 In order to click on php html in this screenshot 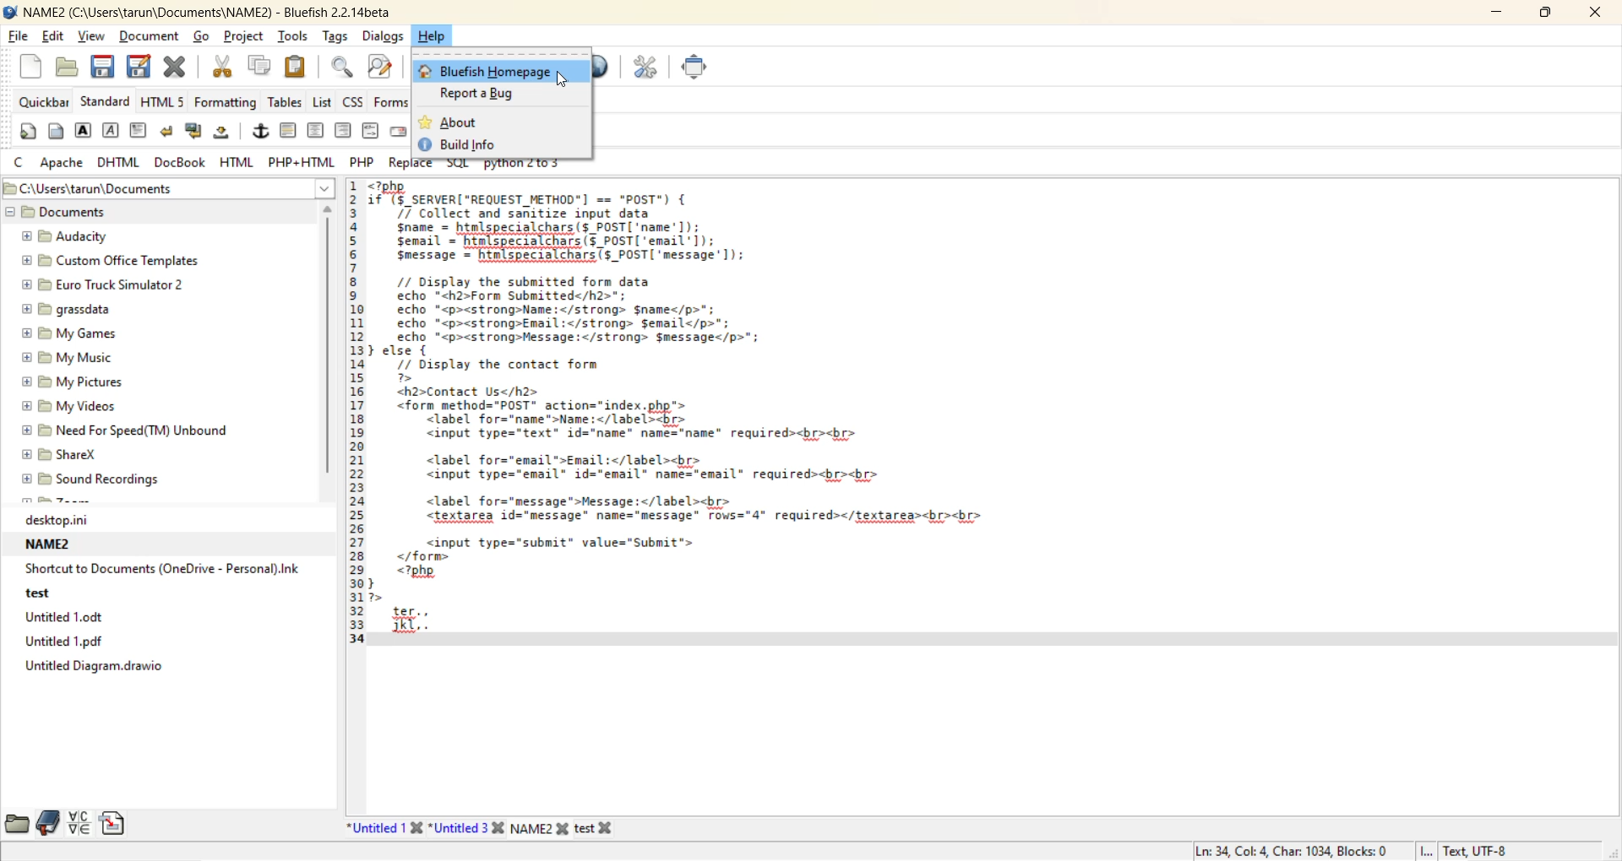, I will do `click(302, 160)`.